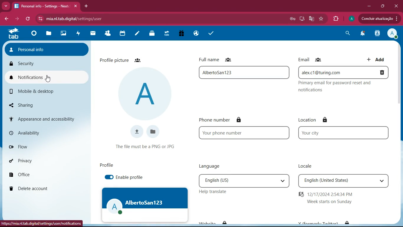 Image resolution: width=403 pixels, height=227 pixels. I want to click on notifications, so click(47, 77).